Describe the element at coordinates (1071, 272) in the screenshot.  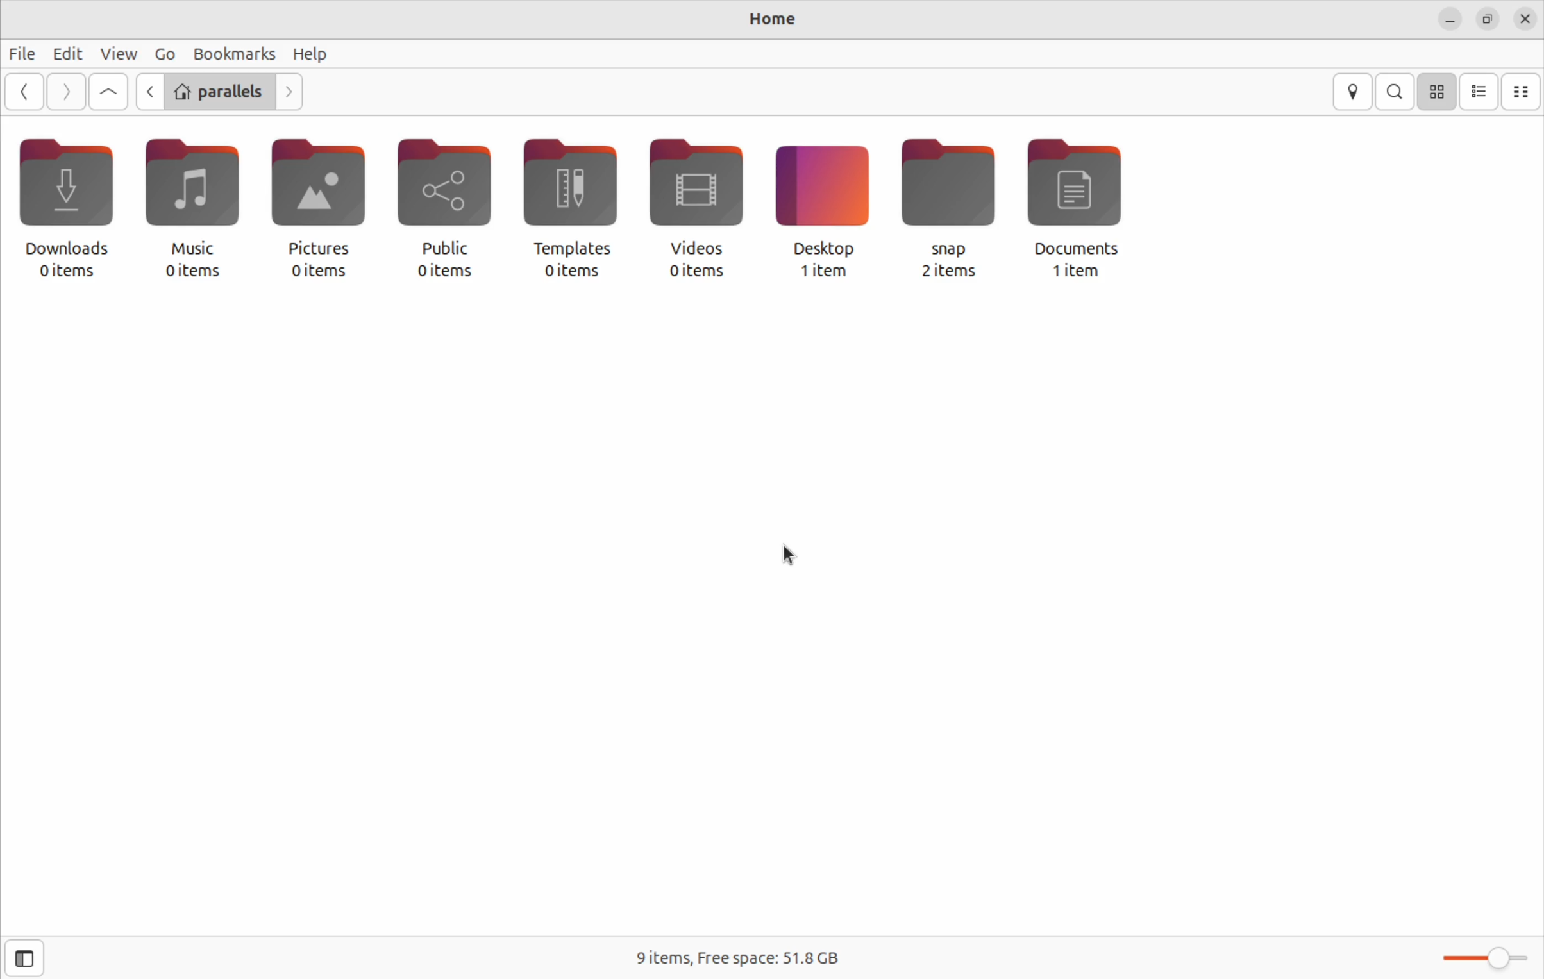
I see `1 item` at that location.